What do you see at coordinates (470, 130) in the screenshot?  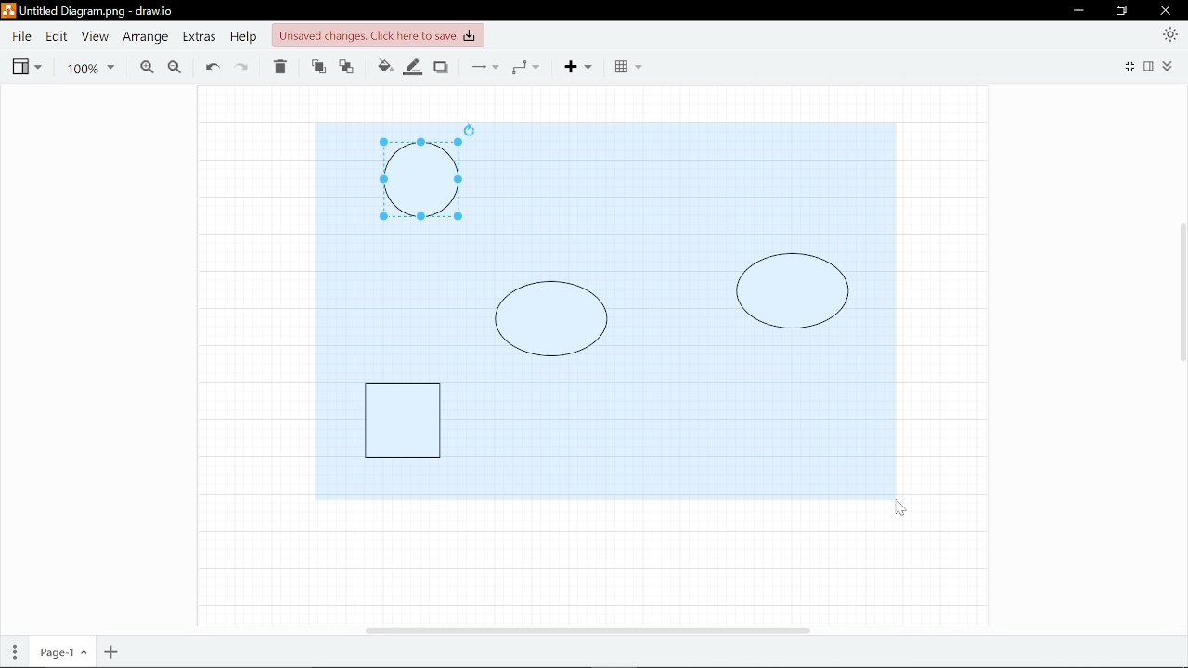 I see `Rotate` at bounding box center [470, 130].